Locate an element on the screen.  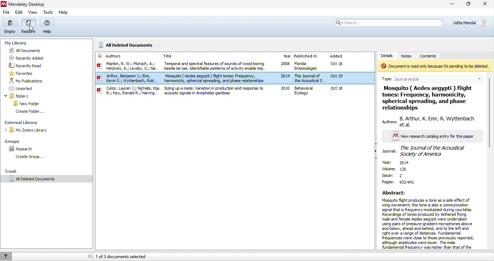
y, Mankn, R. W.; Mazrach, A;
© retmon, A; Levey, SNe
| Artur, Berjomn J. Ene,
| evn; Wyttenbach, Rob.
Cater, Lauren 3. Nghahi, Kia
LR; Hoy, Ronald R.; Harrng. is located at coordinates (128, 80).